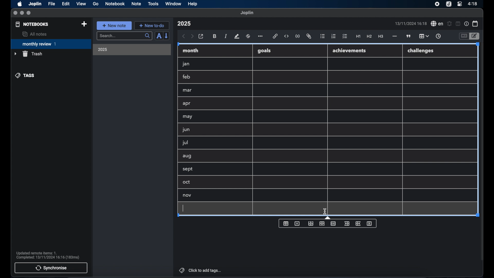  I want to click on feb, so click(187, 77).